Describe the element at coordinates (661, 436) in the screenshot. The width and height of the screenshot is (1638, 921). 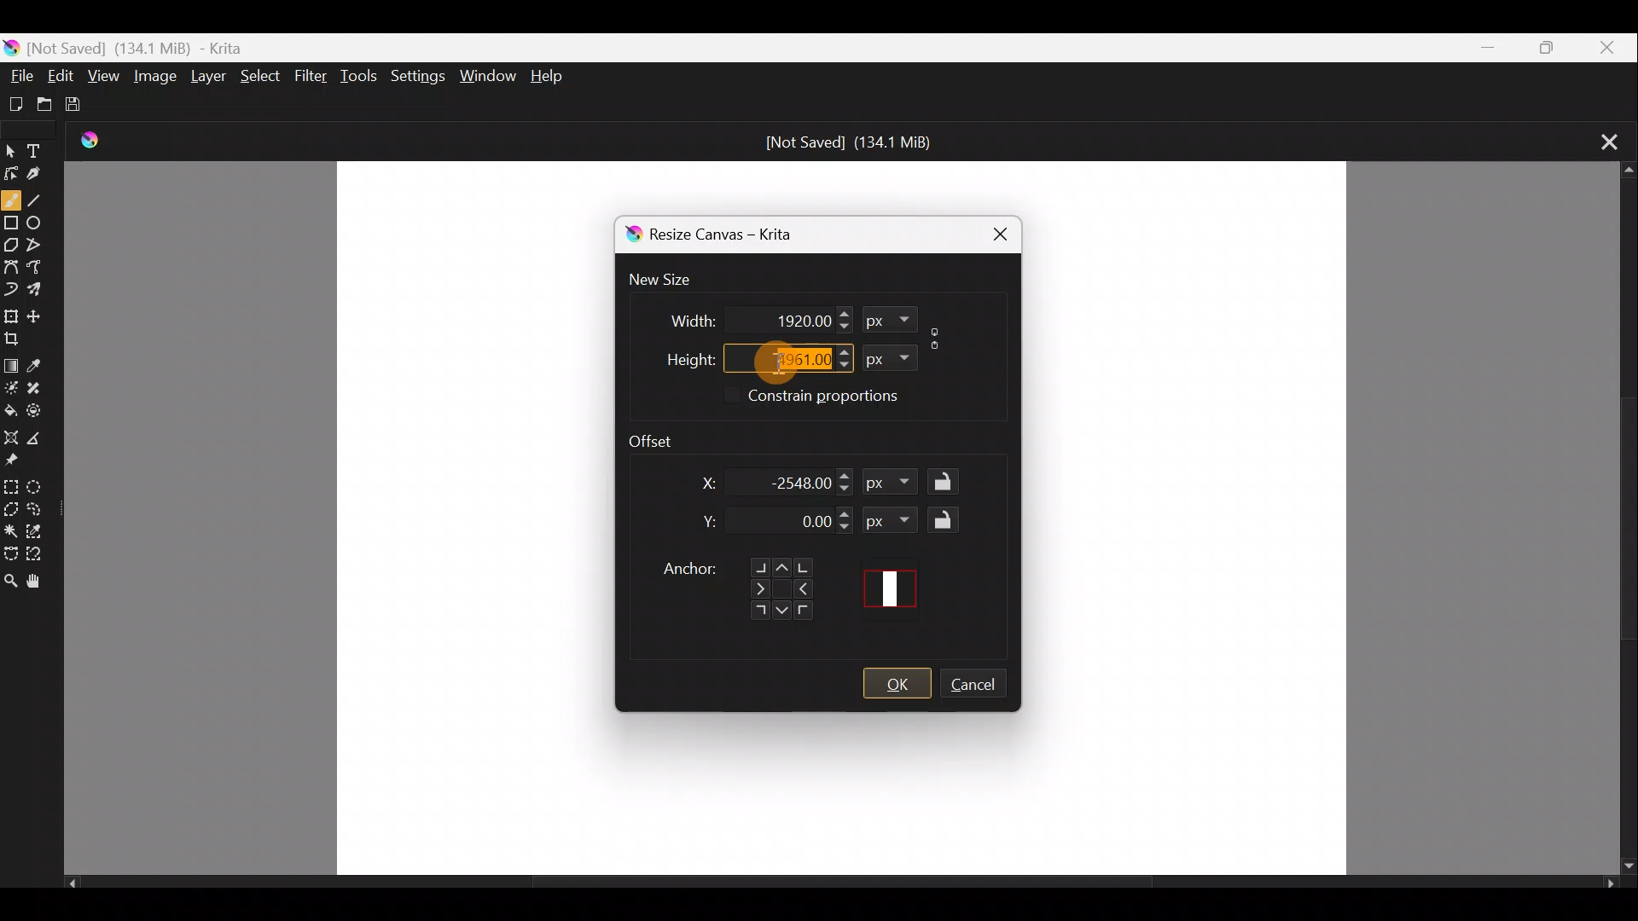
I see `Offset` at that location.